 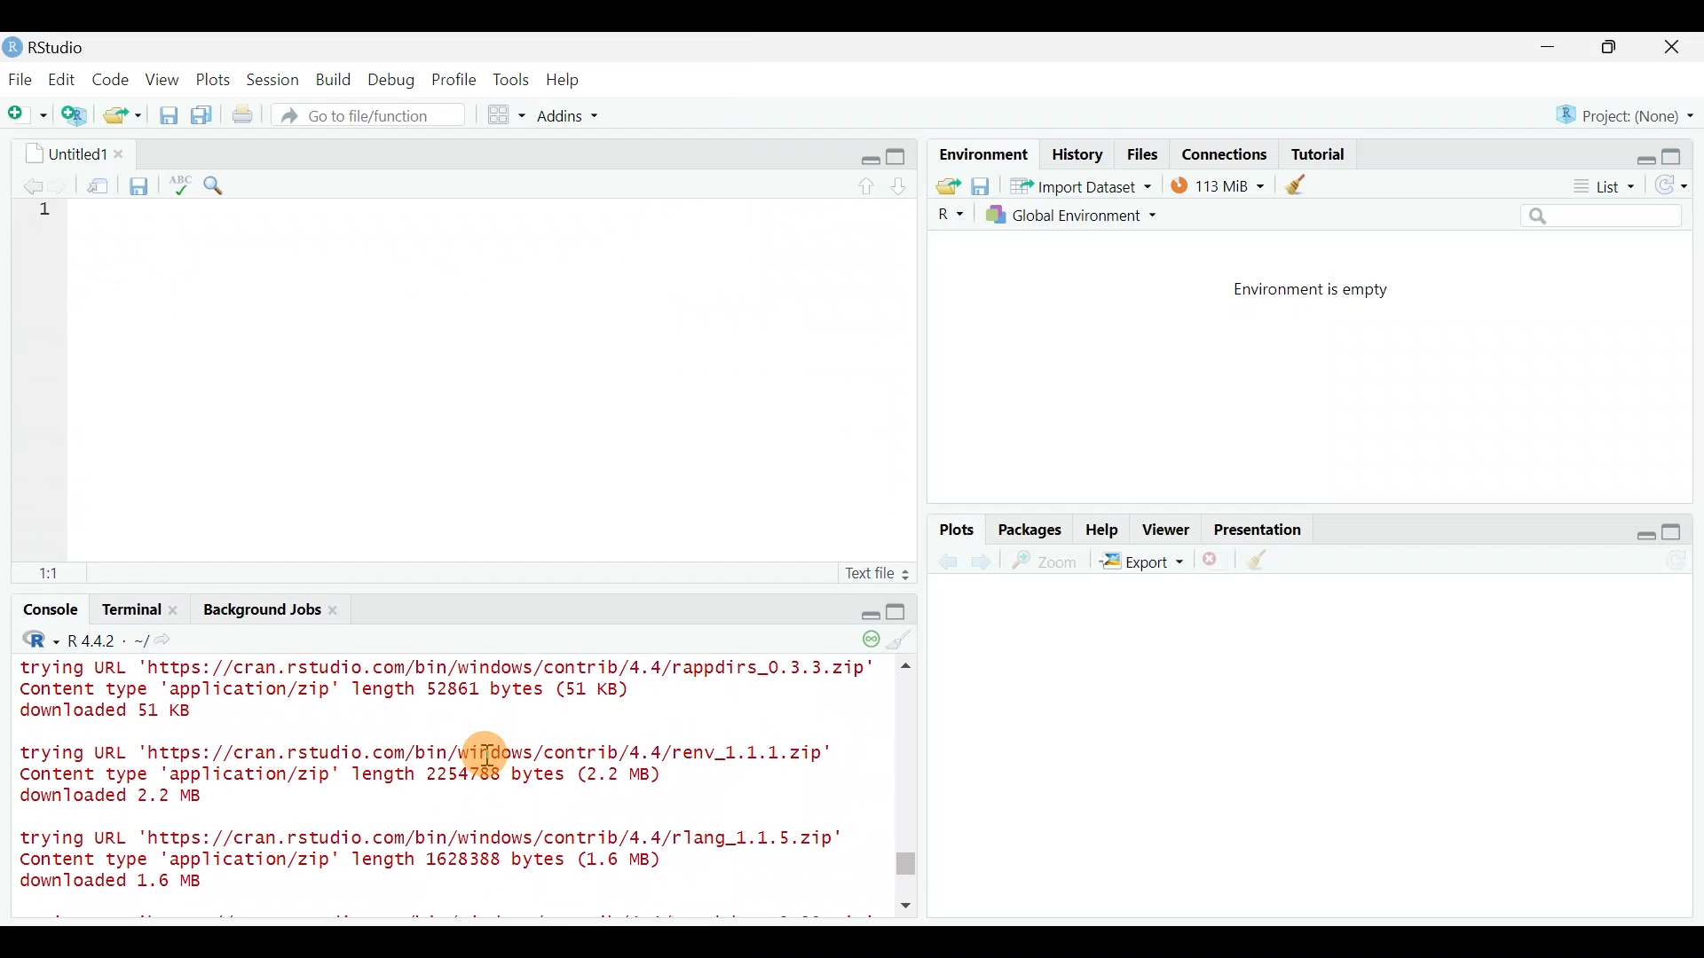 What do you see at coordinates (454, 78) in the screenshot?
I see `Profile` at bounding box center [454, 78].